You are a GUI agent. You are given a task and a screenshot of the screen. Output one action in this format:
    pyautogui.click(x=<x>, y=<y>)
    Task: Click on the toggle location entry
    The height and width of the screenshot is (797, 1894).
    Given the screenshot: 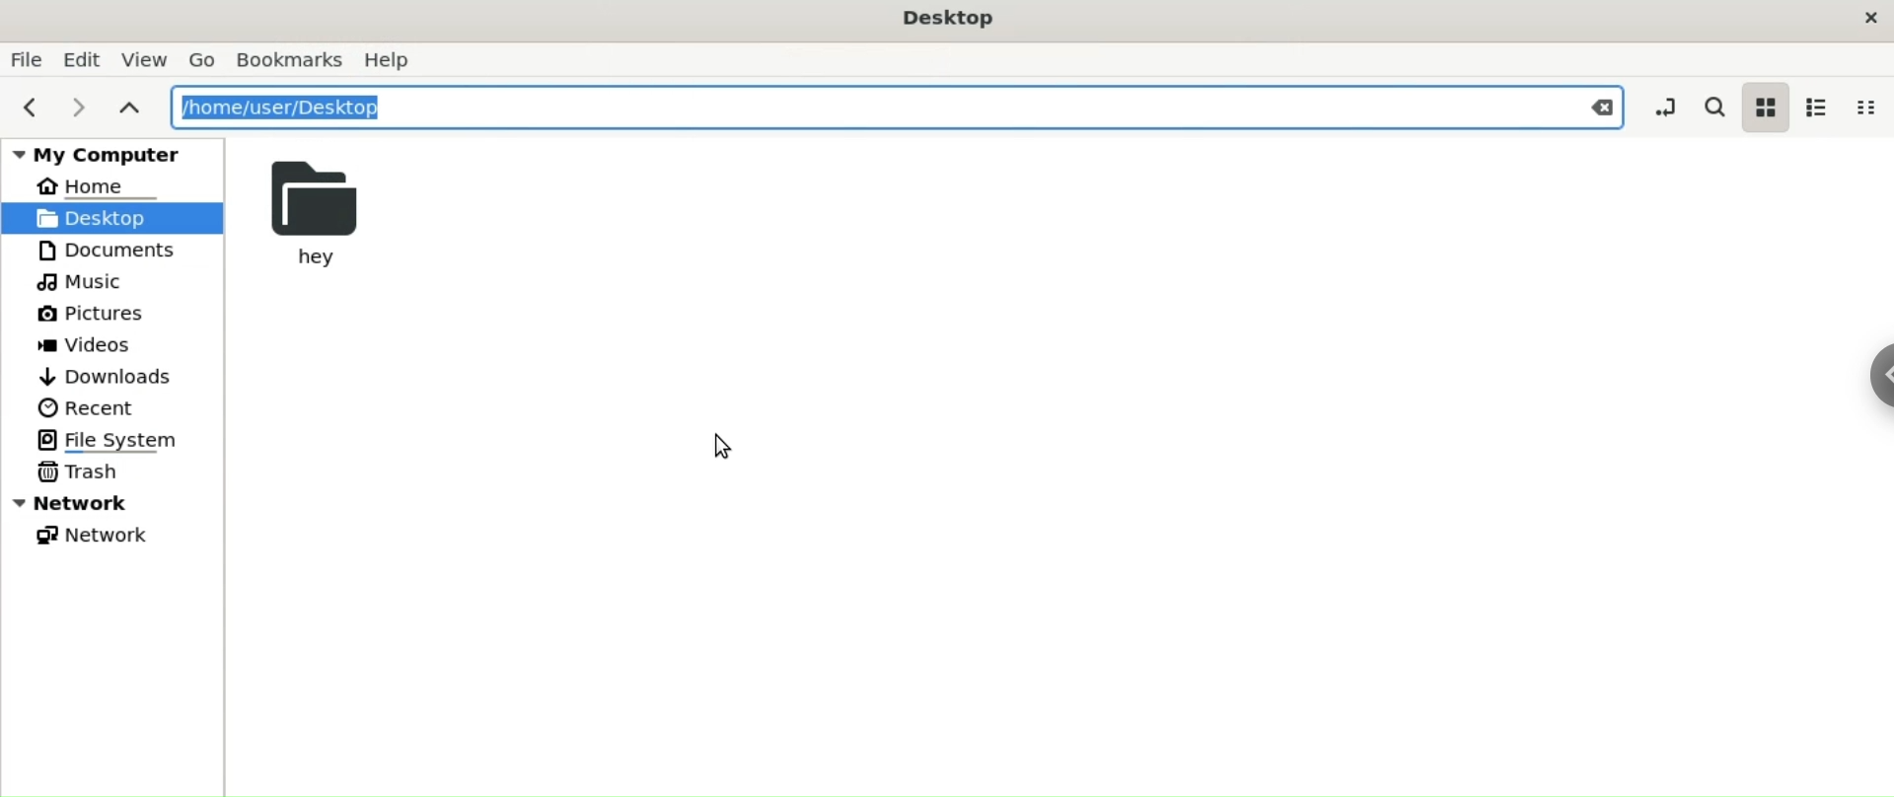 What is the action you would take?
    pyautogui.click(x=1663, y=106)
    